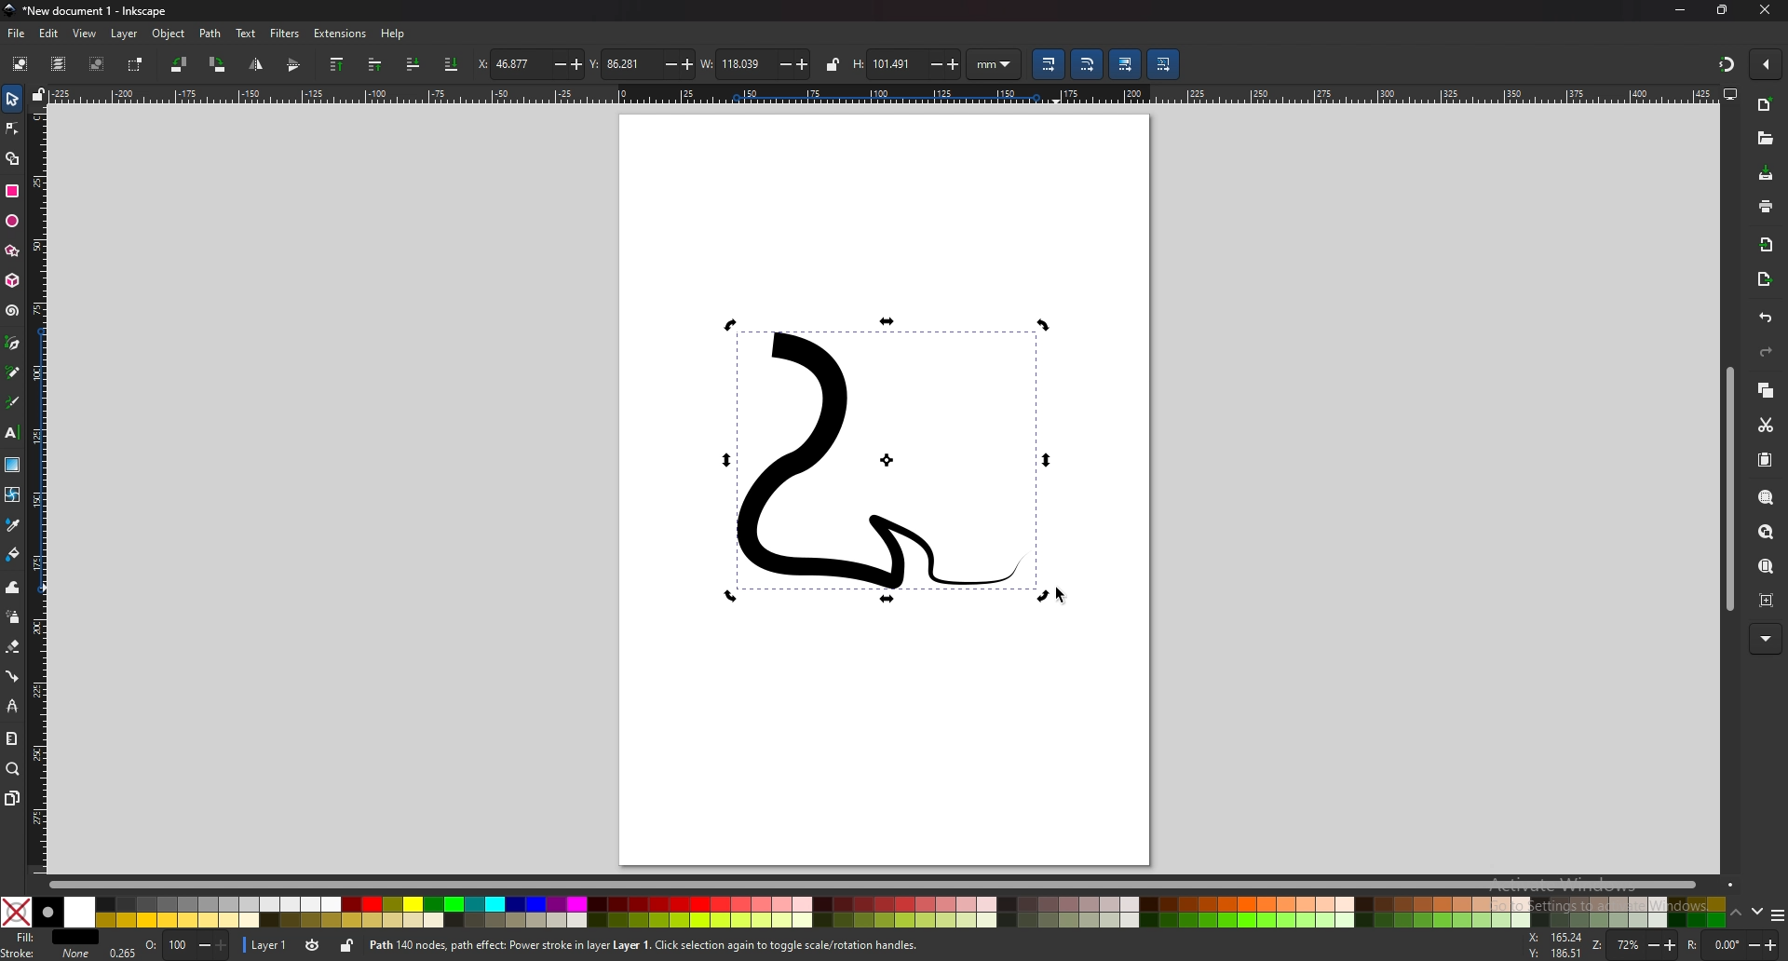 Image resolution: width=1788 pixels, height=961 pixels. I want to click on layer, so click(266, 944).